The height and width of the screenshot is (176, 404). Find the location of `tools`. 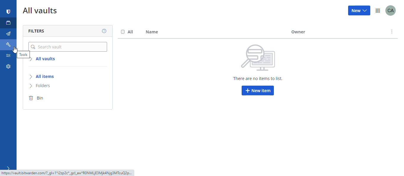

tools is located at coordinates (9, 45).